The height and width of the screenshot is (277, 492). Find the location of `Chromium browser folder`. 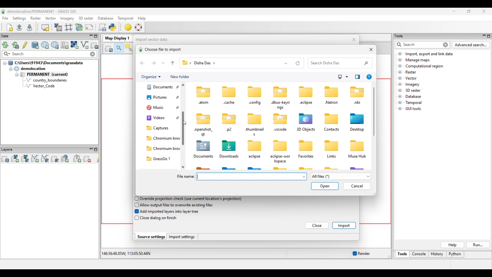

Chromium browser folder is located at coordinates (162, 149).